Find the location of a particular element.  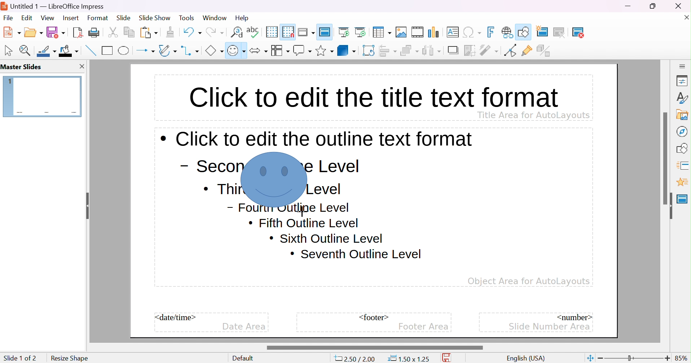

edit is located at coordinates (28, 18).